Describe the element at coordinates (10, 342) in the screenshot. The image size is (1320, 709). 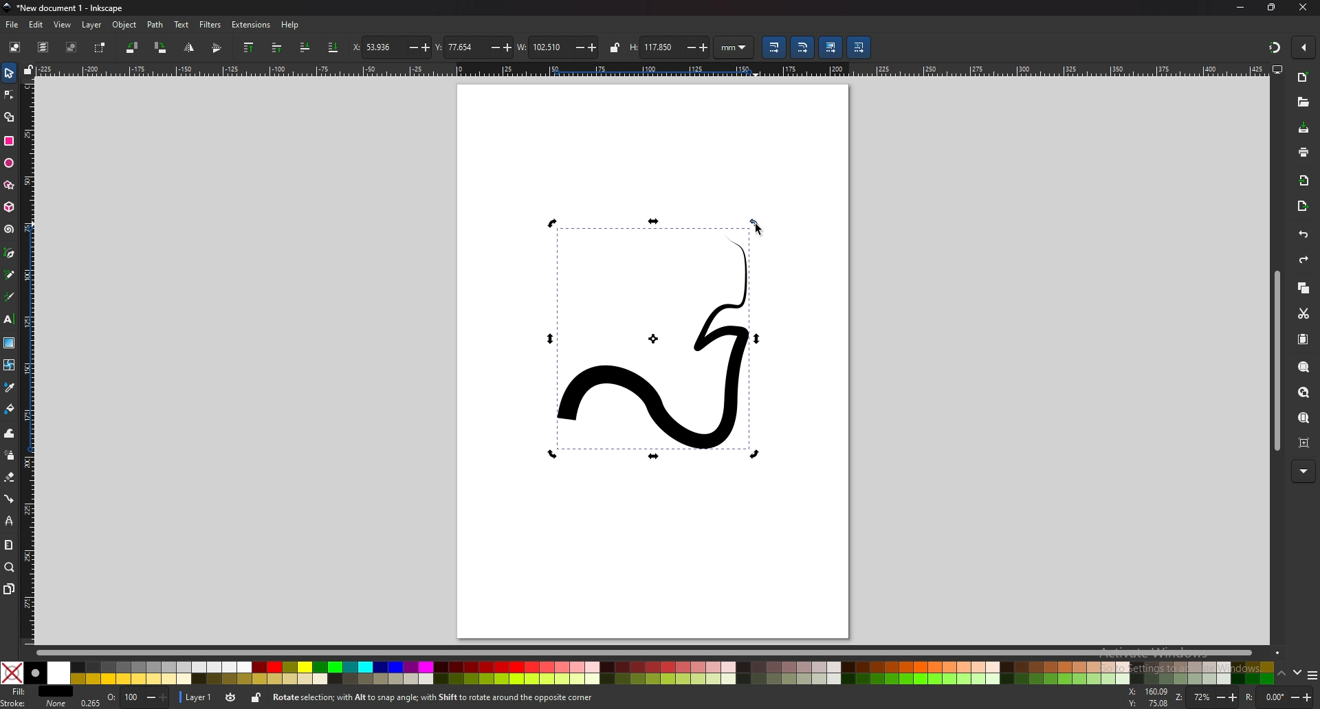
I see `gradient` at that location.